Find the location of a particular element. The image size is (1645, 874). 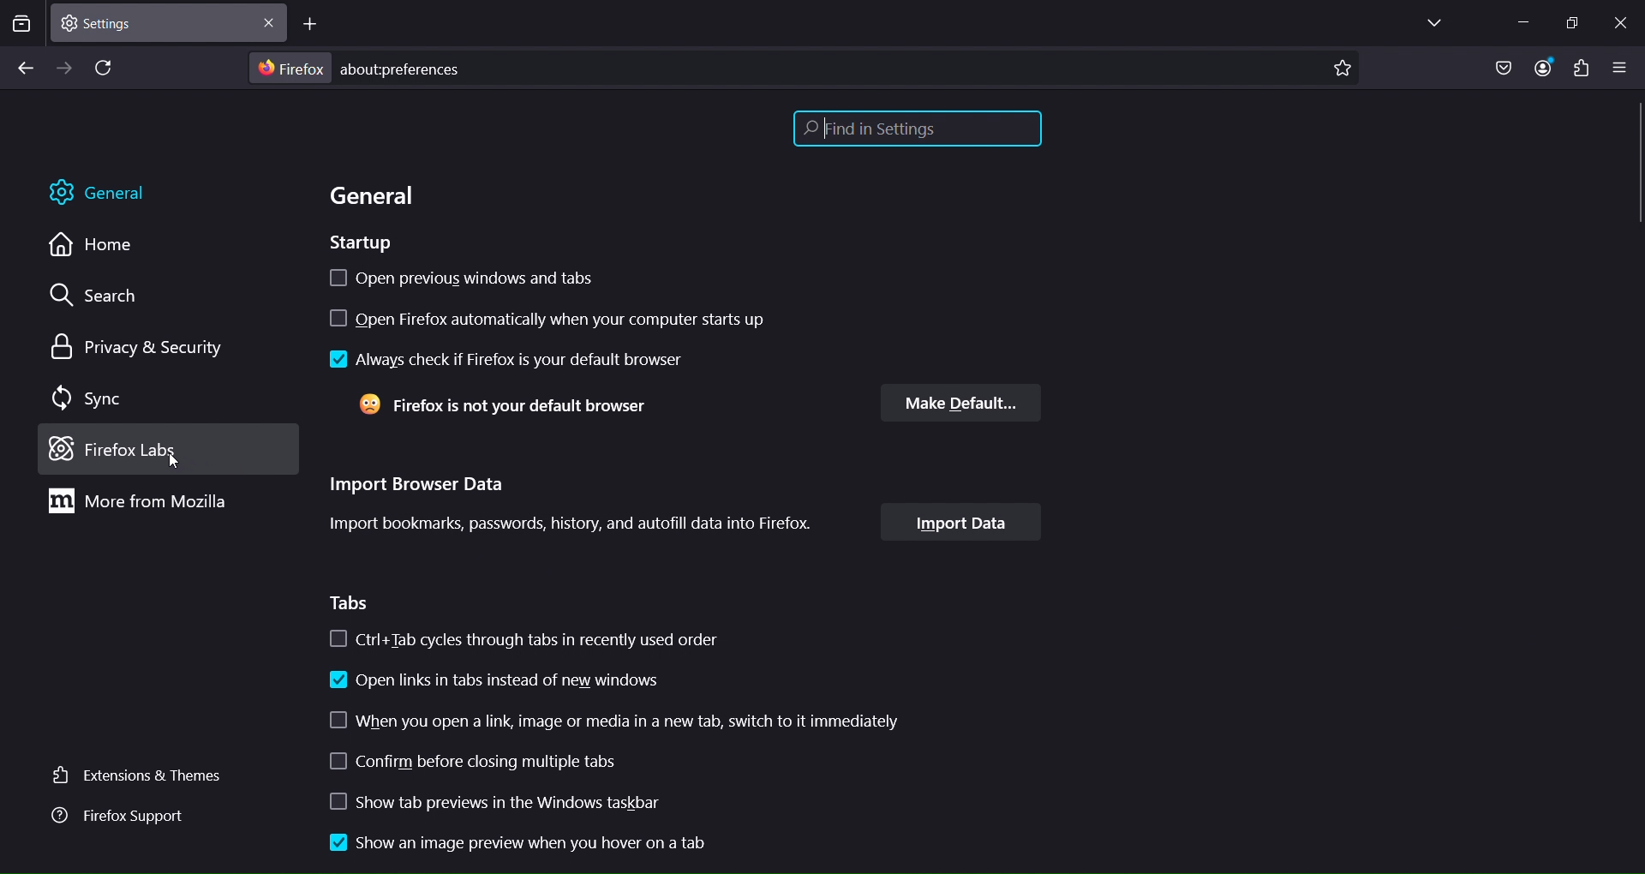

restore down is located at coordinates (1570, 24).